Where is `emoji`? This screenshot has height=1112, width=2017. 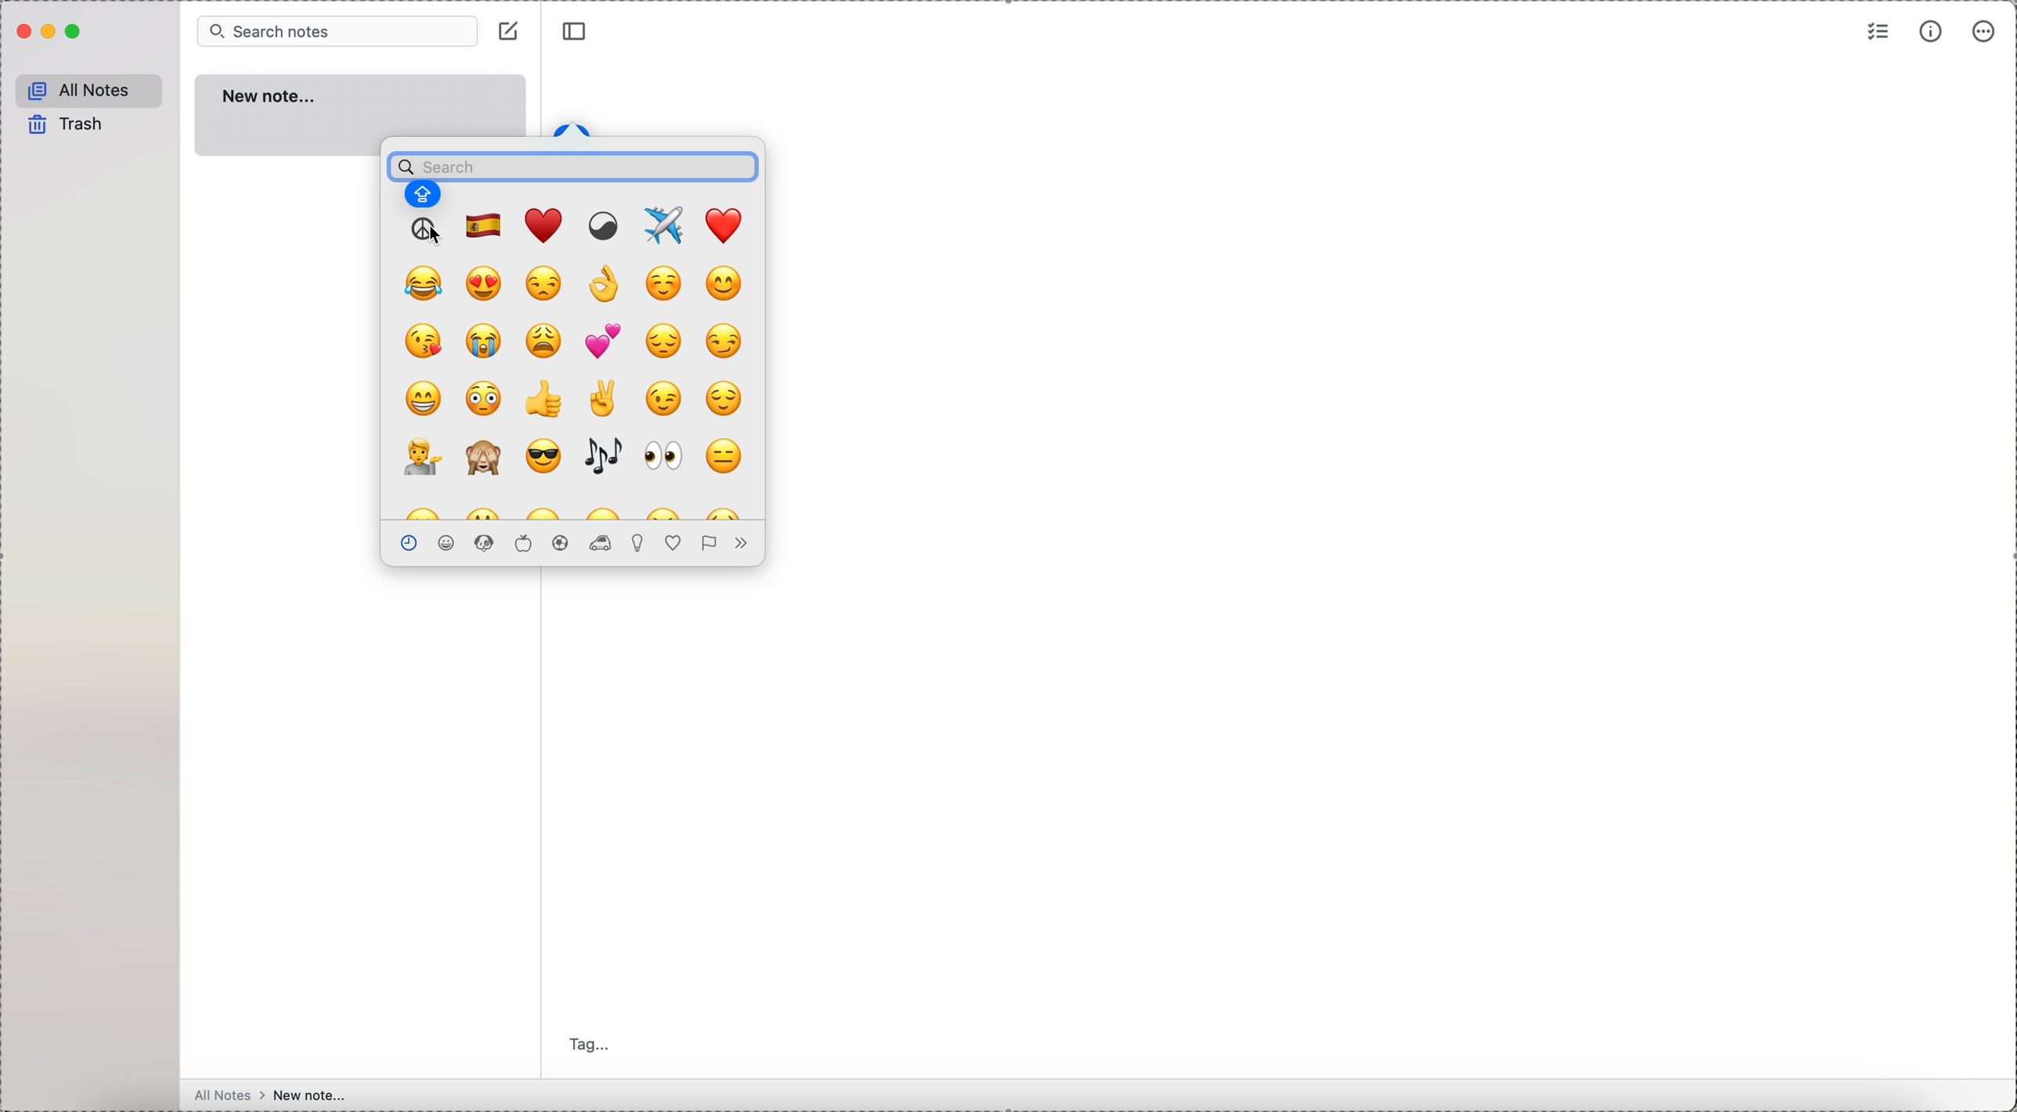 emoji is located at coordinates (485, 284).